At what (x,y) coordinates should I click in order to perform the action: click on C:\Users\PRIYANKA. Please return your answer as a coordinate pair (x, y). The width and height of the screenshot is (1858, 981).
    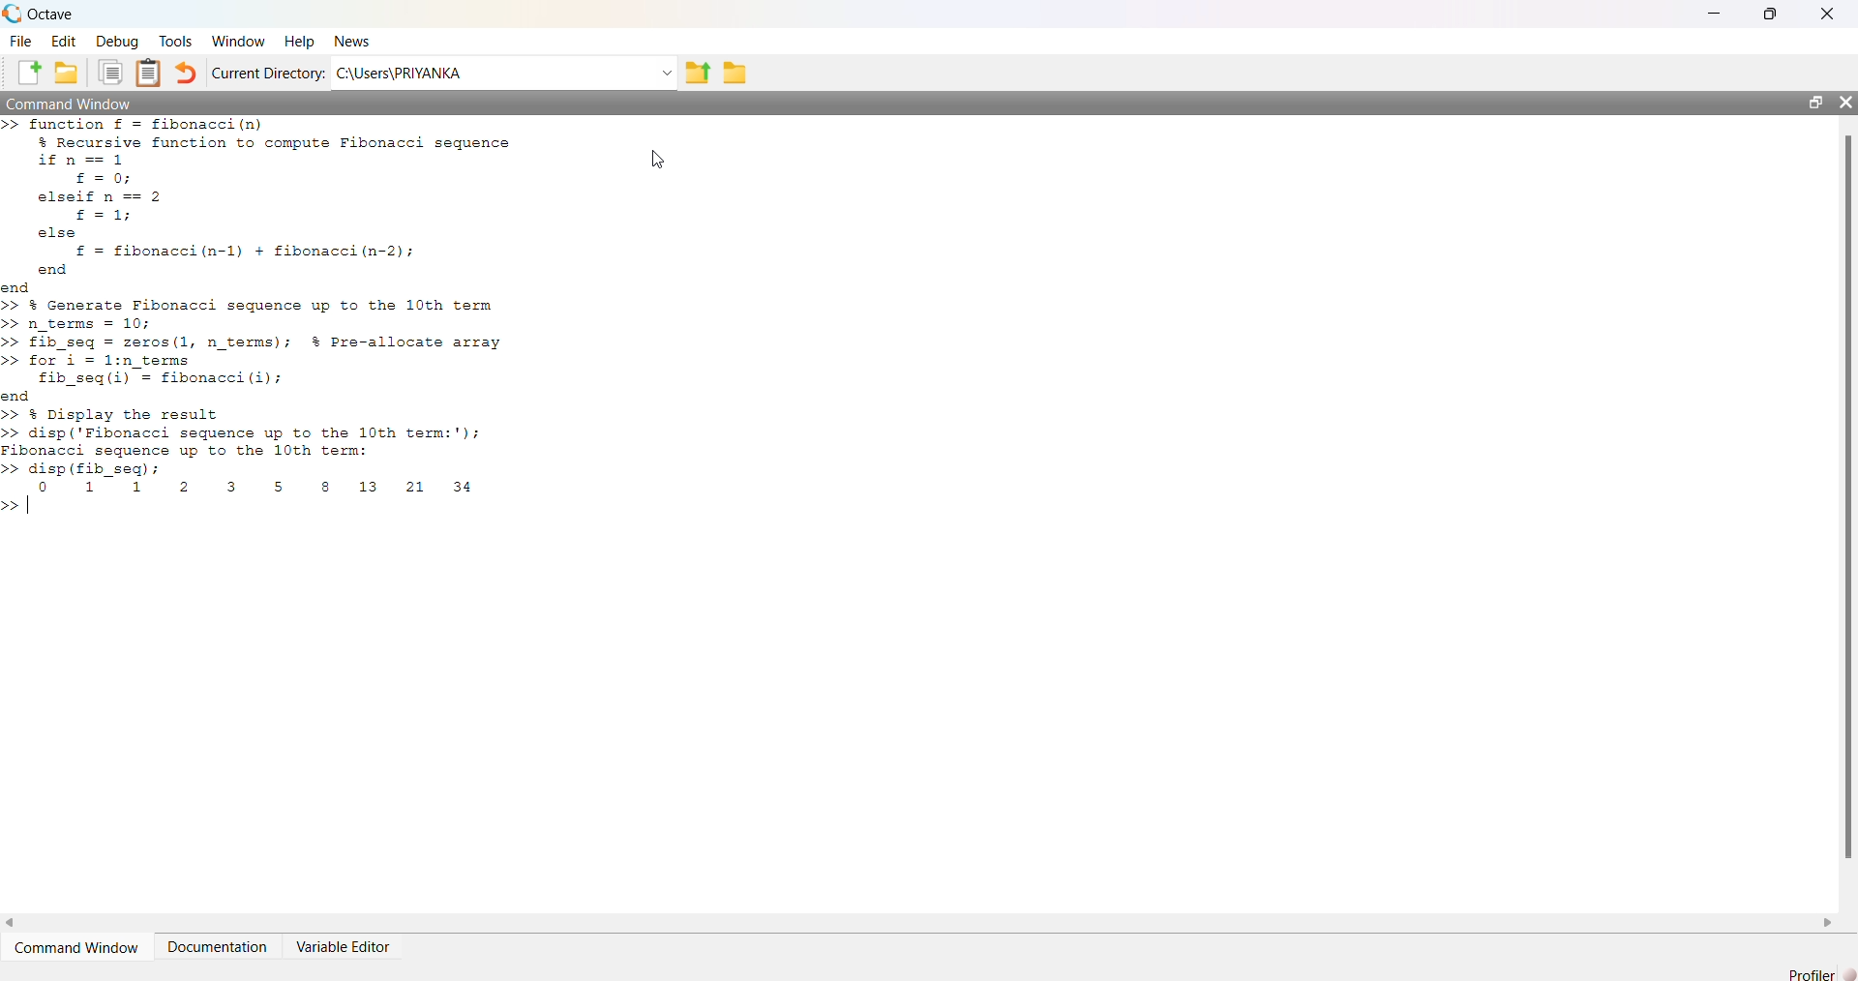
    Looking at the image, I should click on (422, 73).